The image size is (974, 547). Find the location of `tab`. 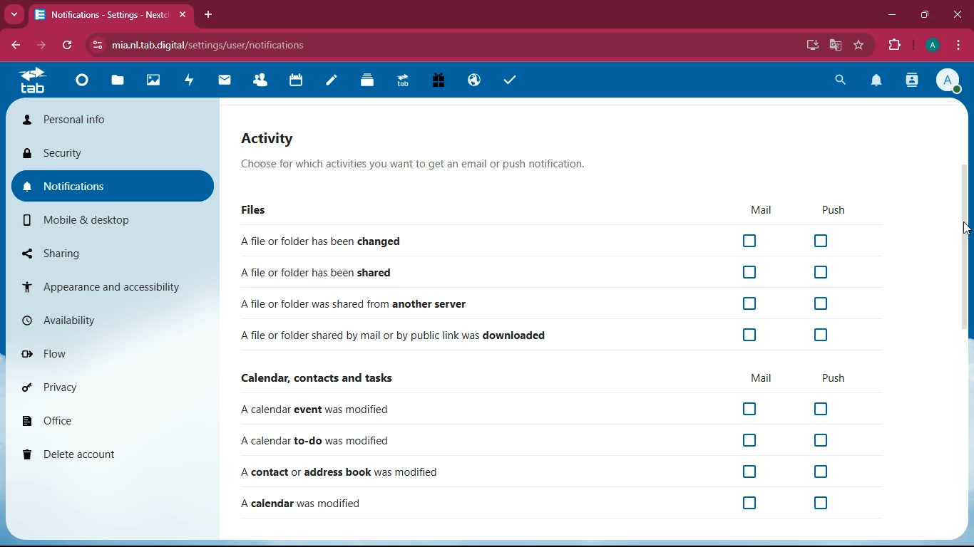

tab is located at coordinates (36, 81).